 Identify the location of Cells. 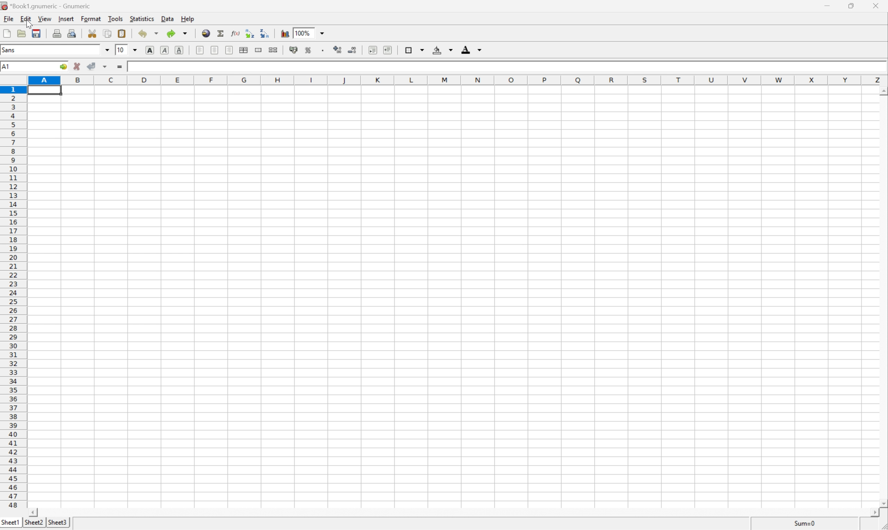
(456, 301).